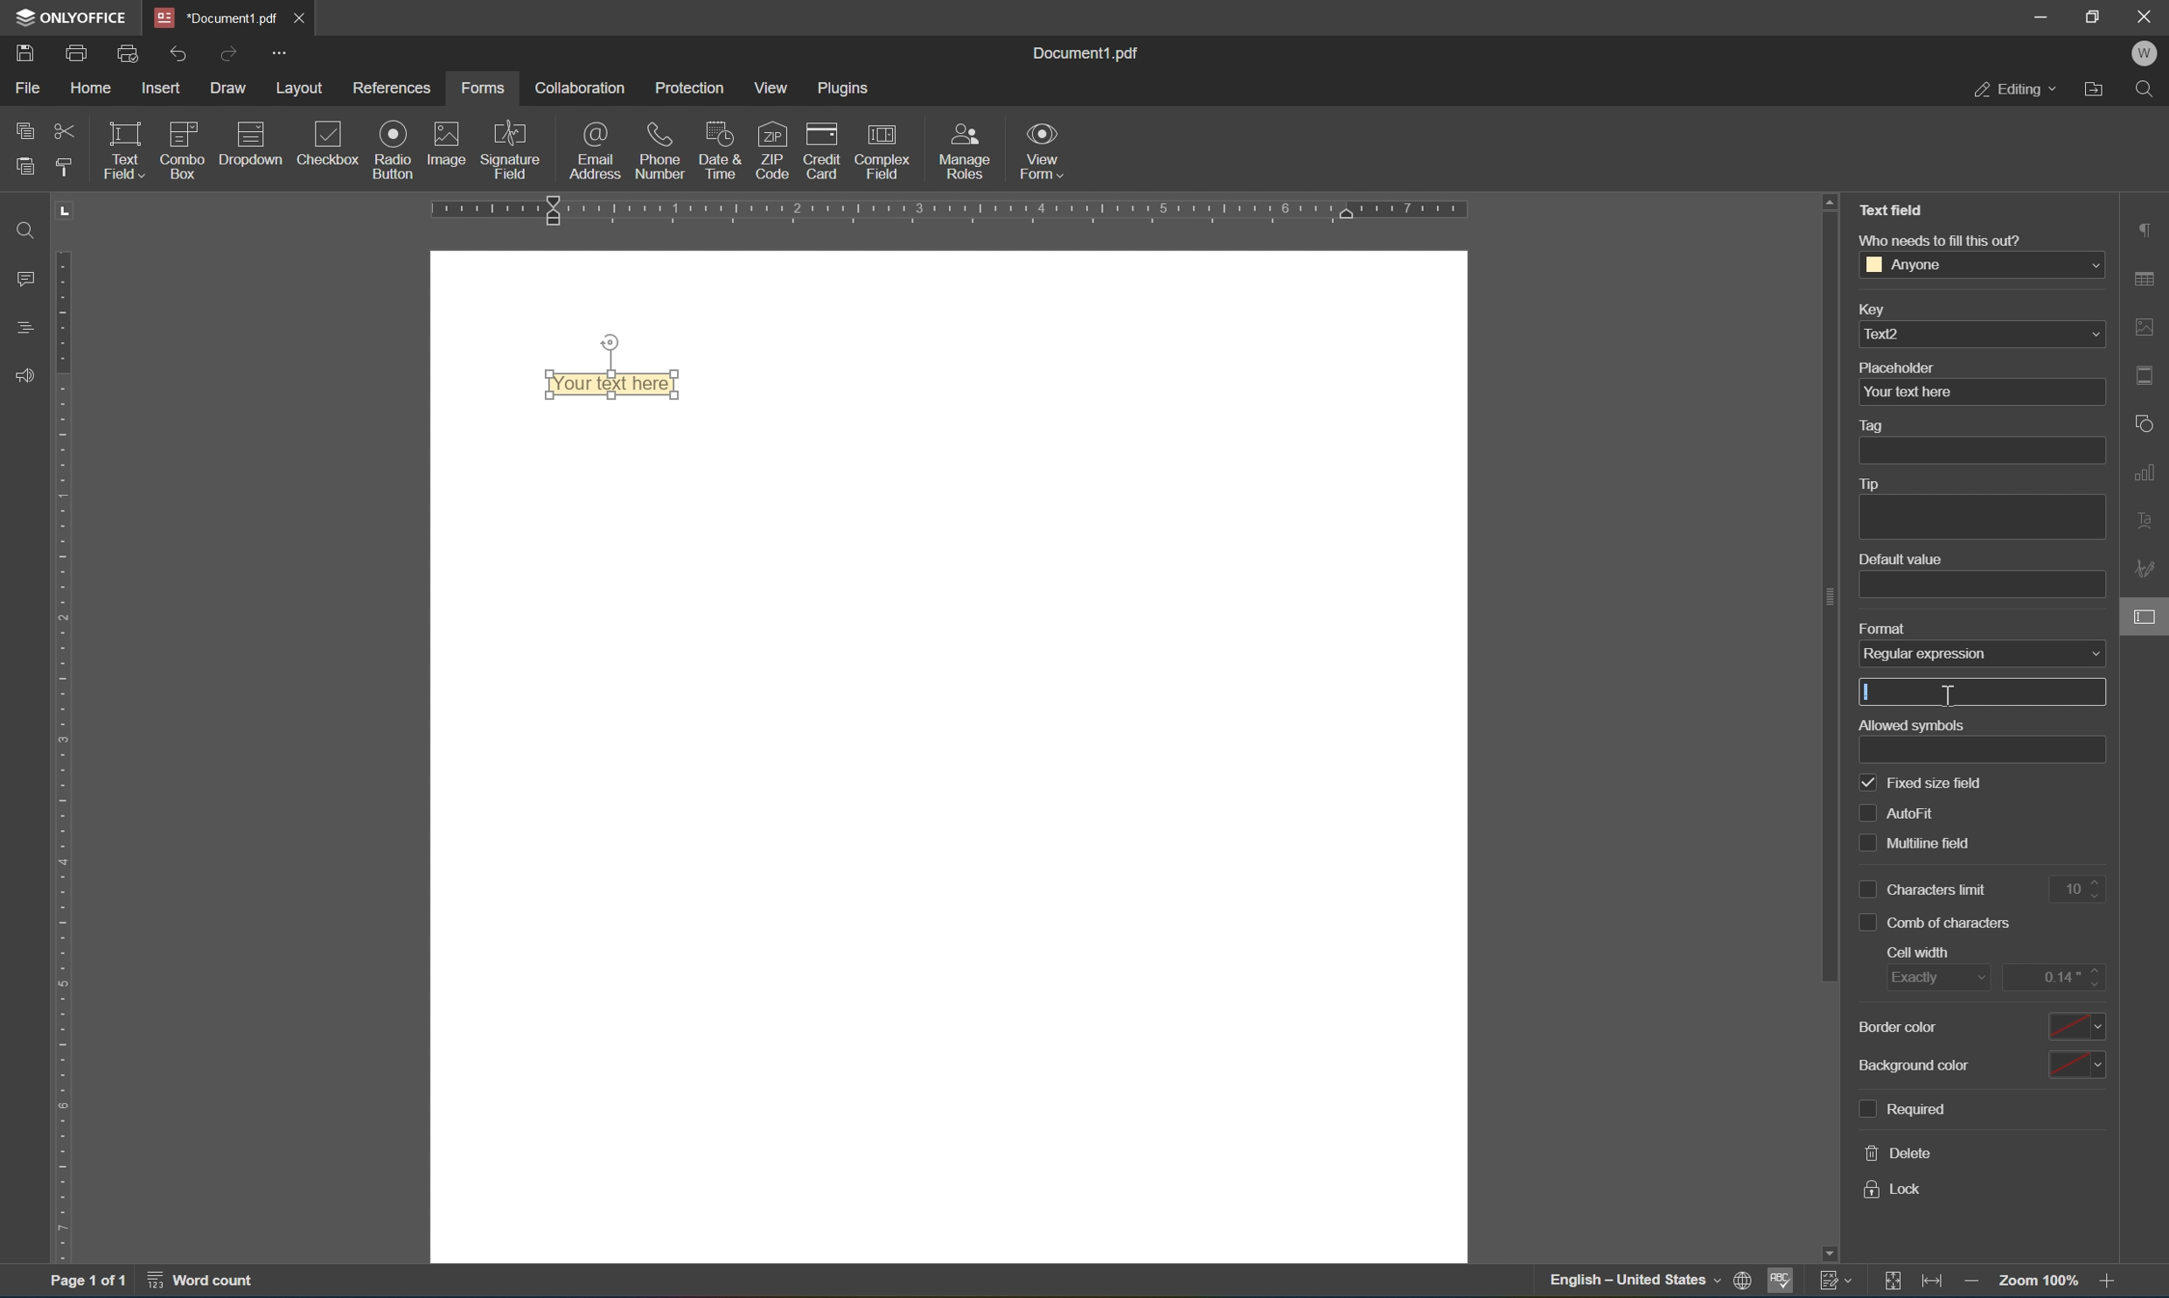  What do you see at coordinates (62, 171) in the screenshot?
I see `copy style` at bounding box center [62, 171].